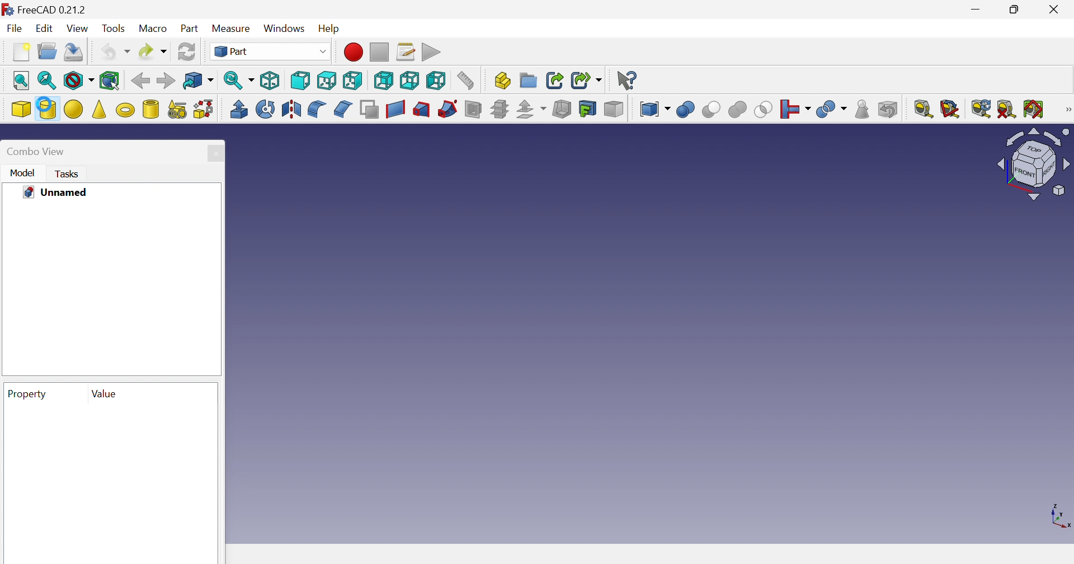  I want to click on New, so click(19, 53).